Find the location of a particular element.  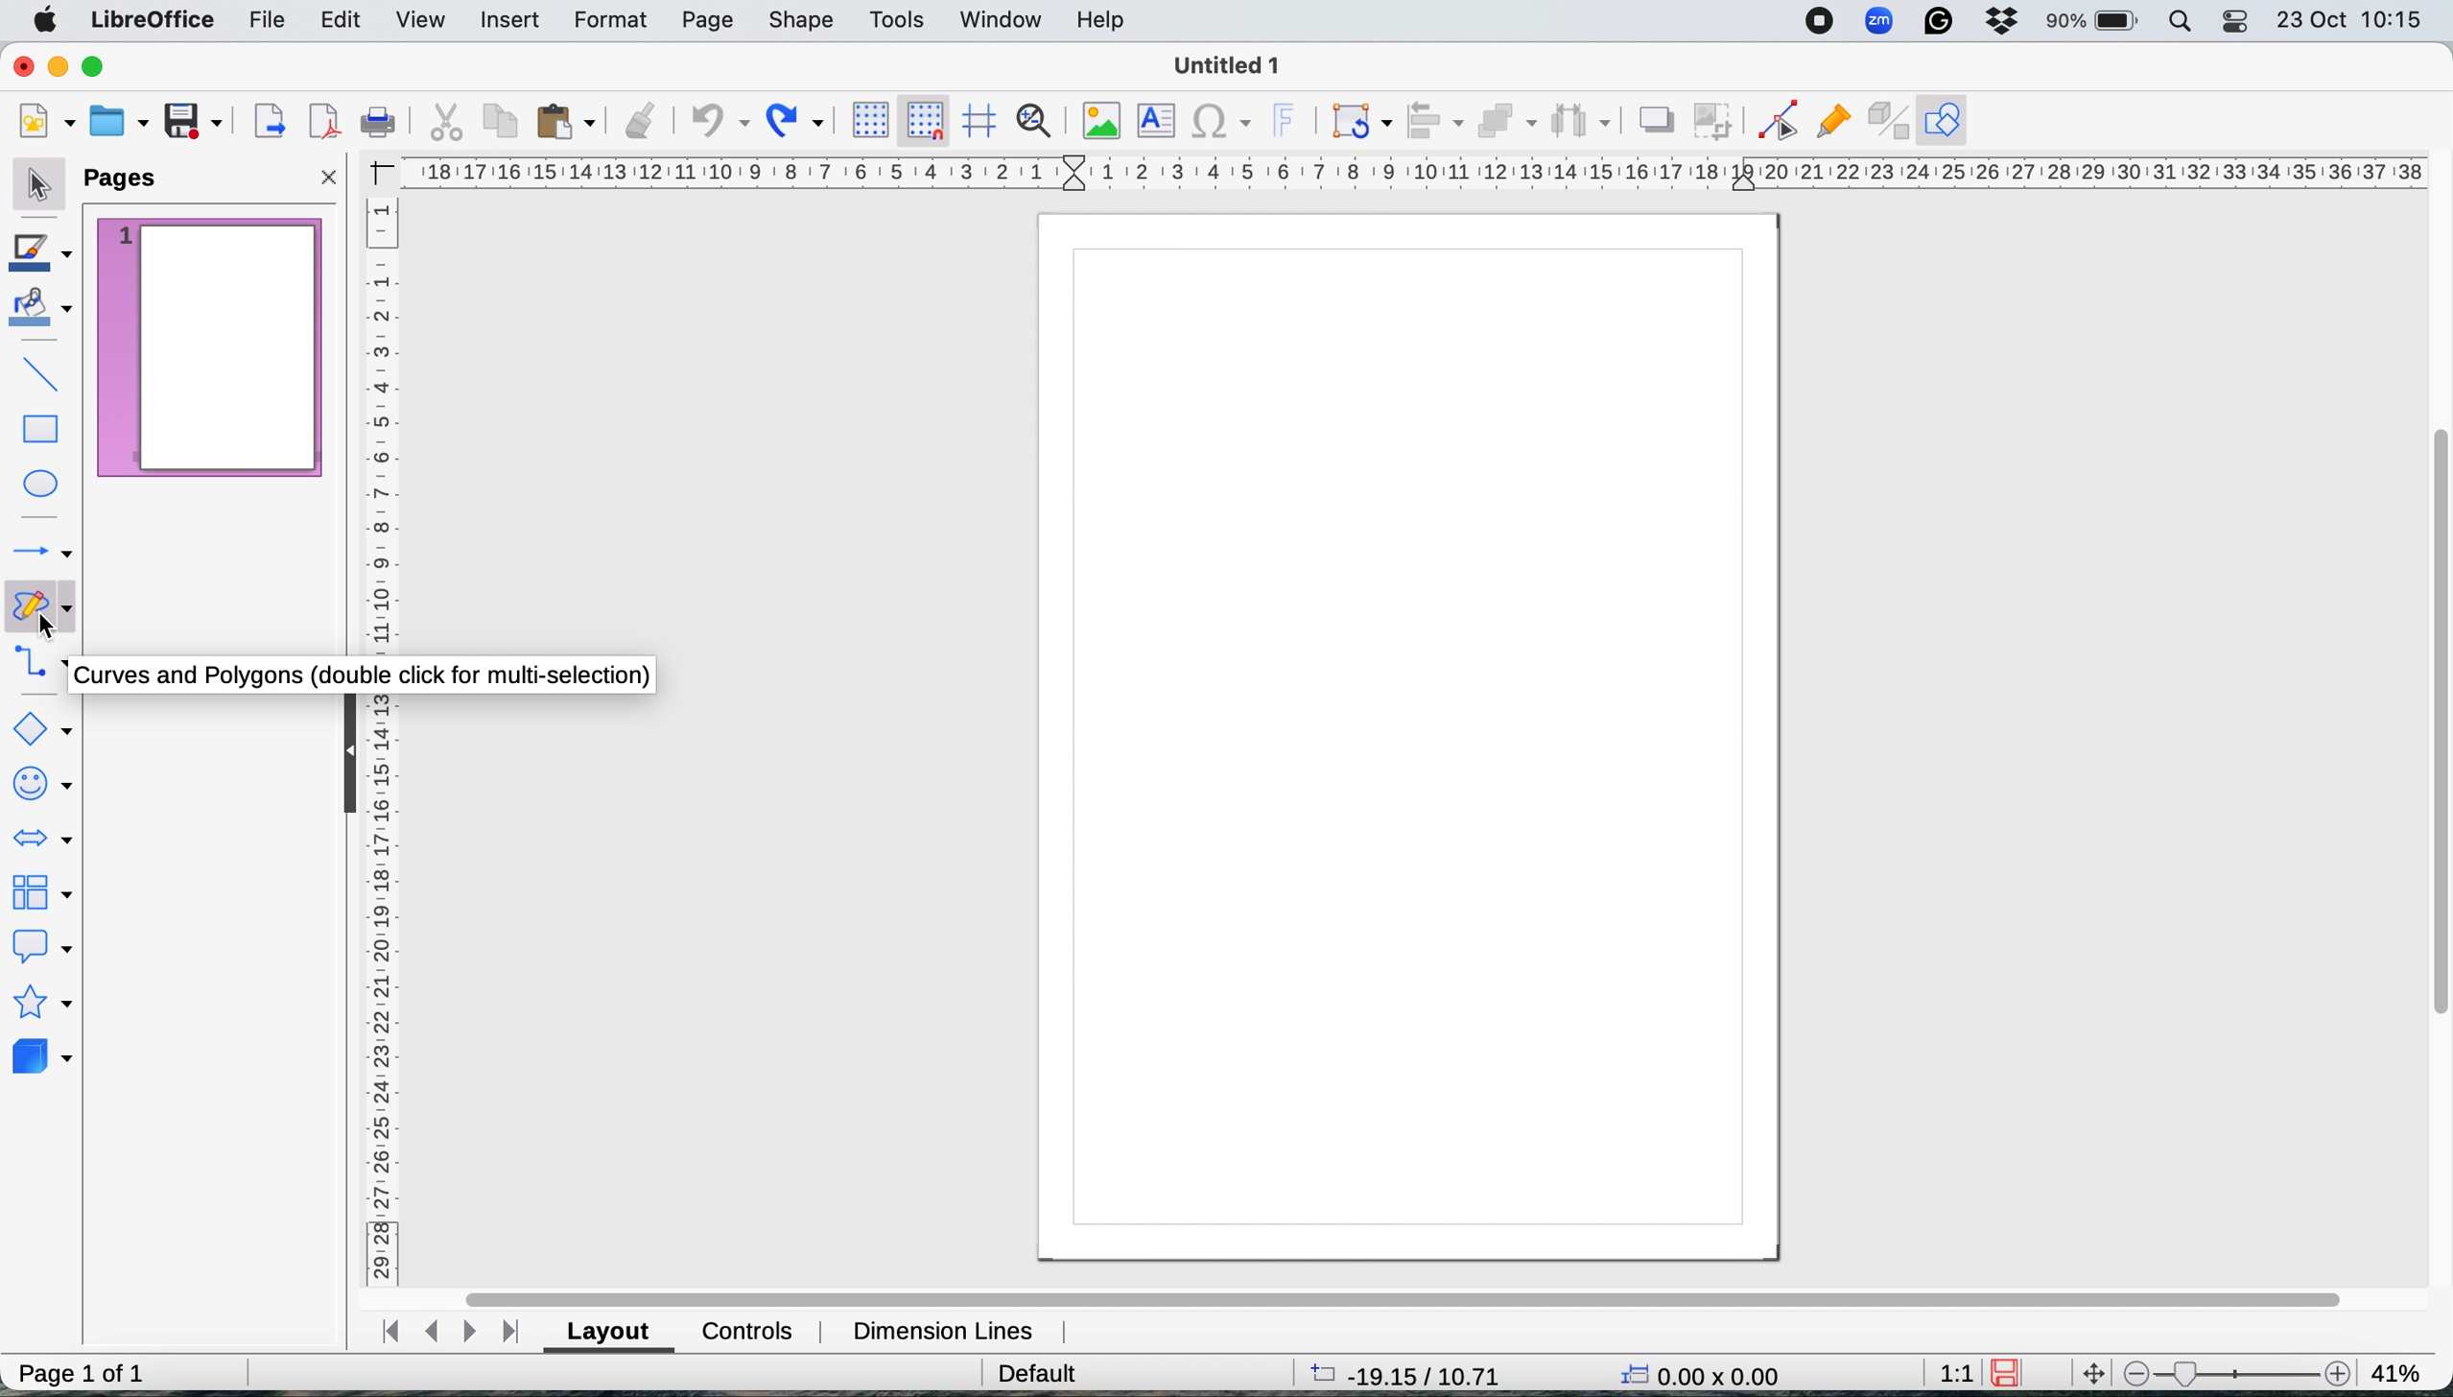

grammarly is located at coordinates (1937, 20).